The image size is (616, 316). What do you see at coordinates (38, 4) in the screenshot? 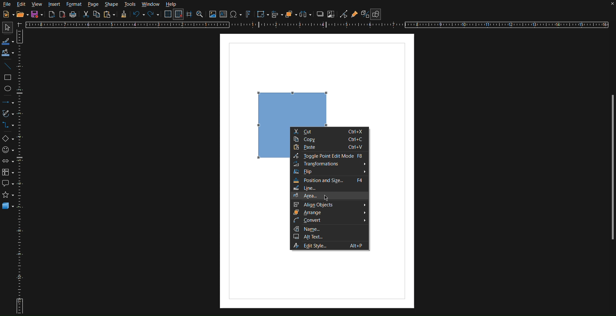
I see `View` at bounding box center [38, 4].